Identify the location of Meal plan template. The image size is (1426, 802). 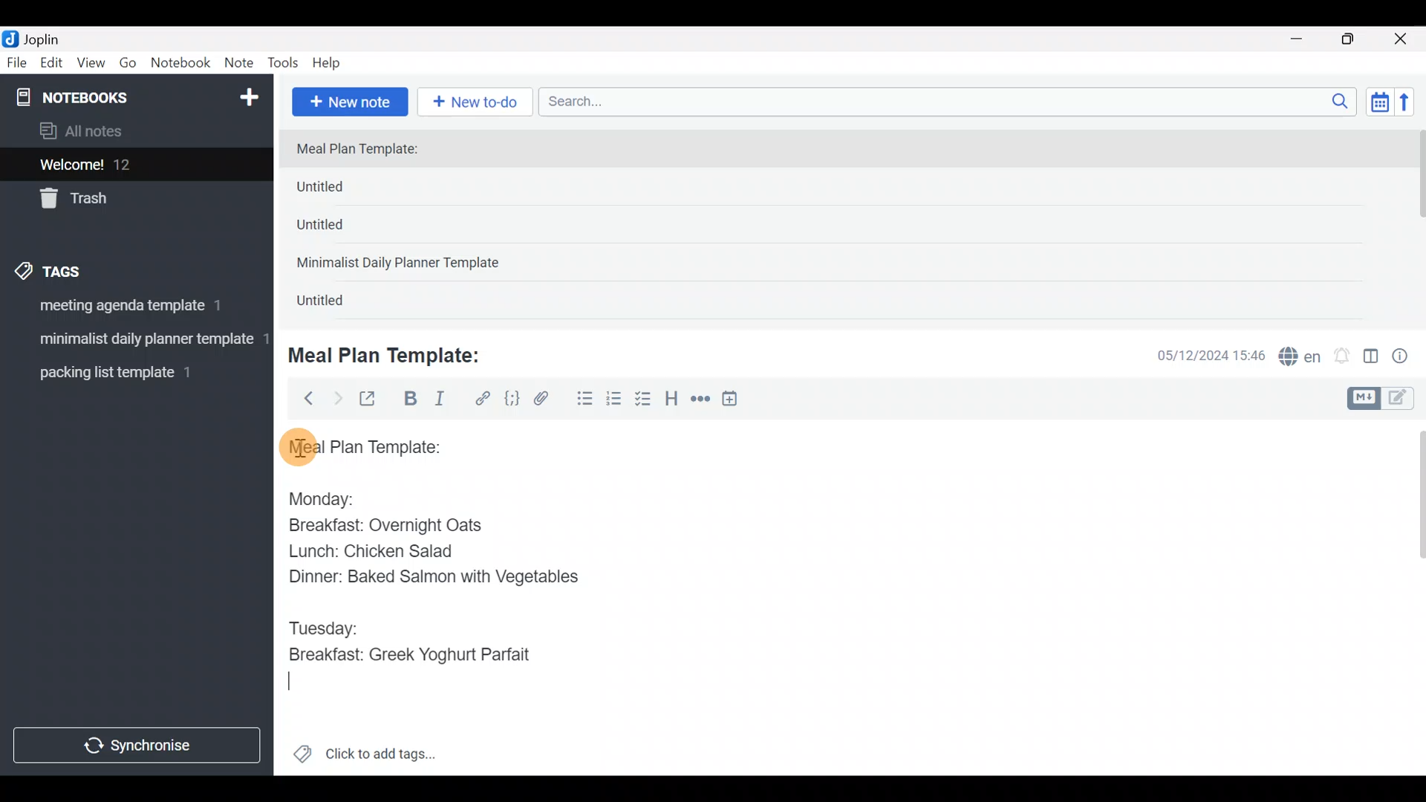
(359, 445).